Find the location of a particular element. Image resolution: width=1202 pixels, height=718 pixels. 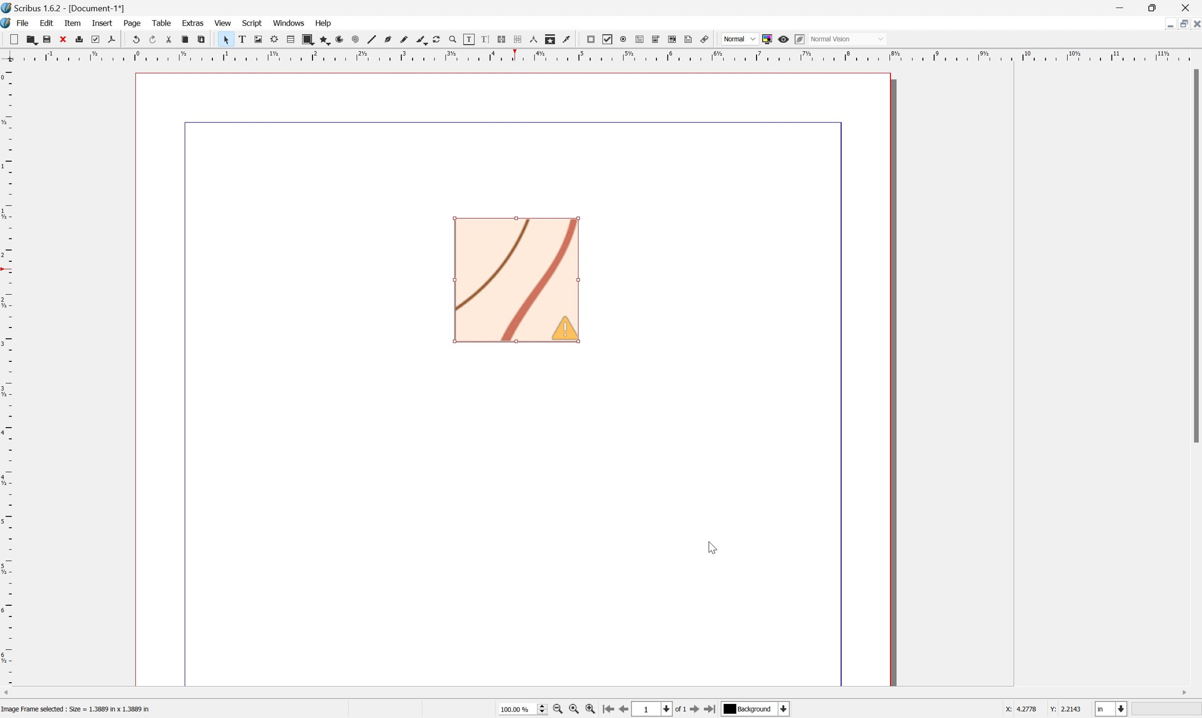

Shape is located at coordinates (309, 39).